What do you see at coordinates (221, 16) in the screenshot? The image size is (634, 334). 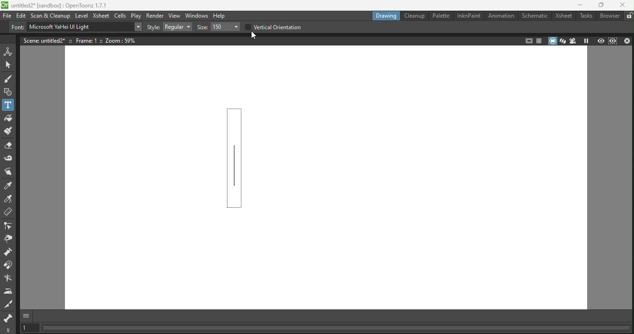 I see `Help` at bounding box center [221, 16].